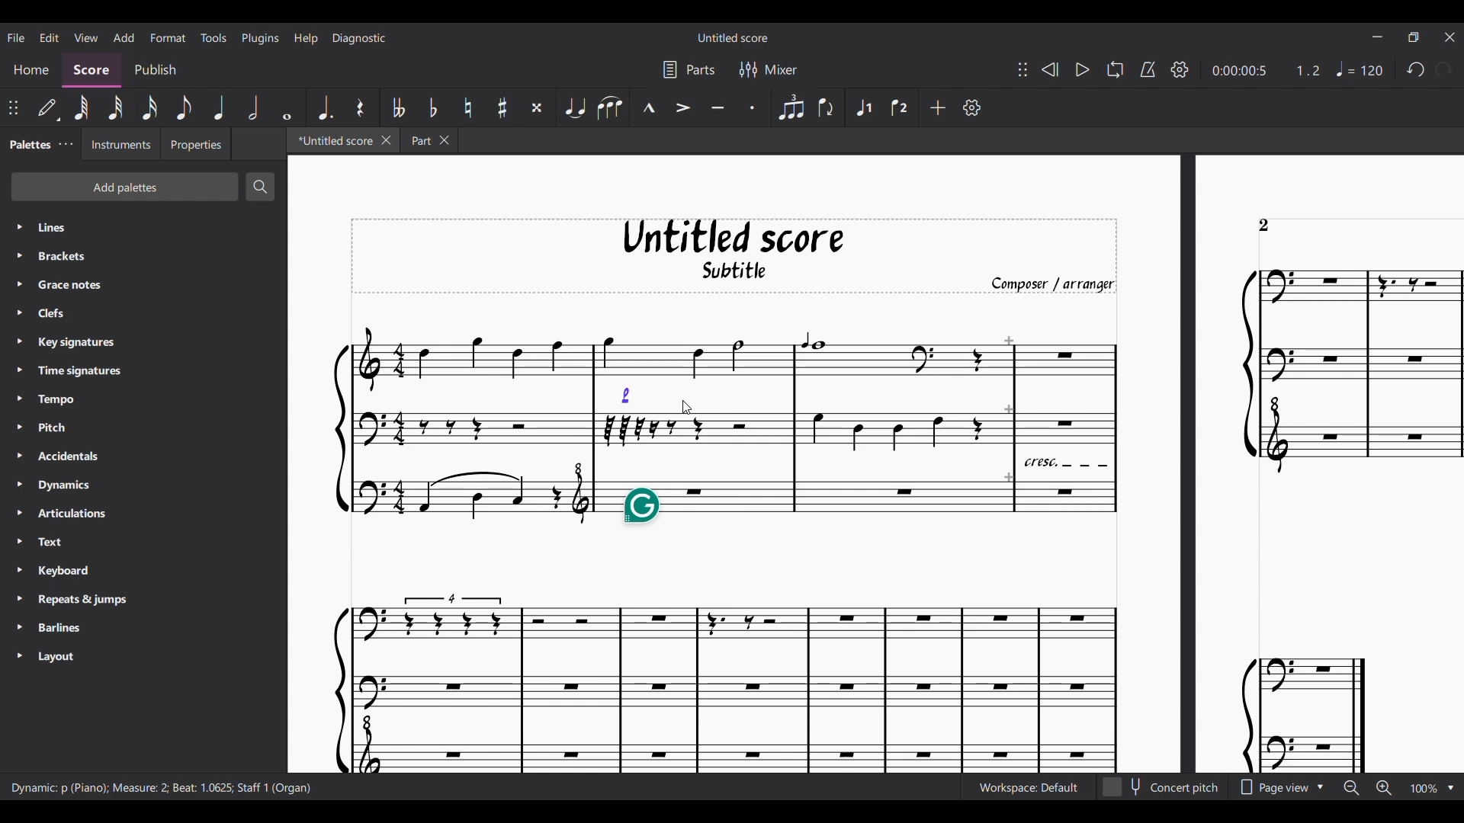 The width and height of the screenshot is (1464, 823). Describe the element at coordinates (1378, 37) in the screenshot. I see `Minimize ` at that location.